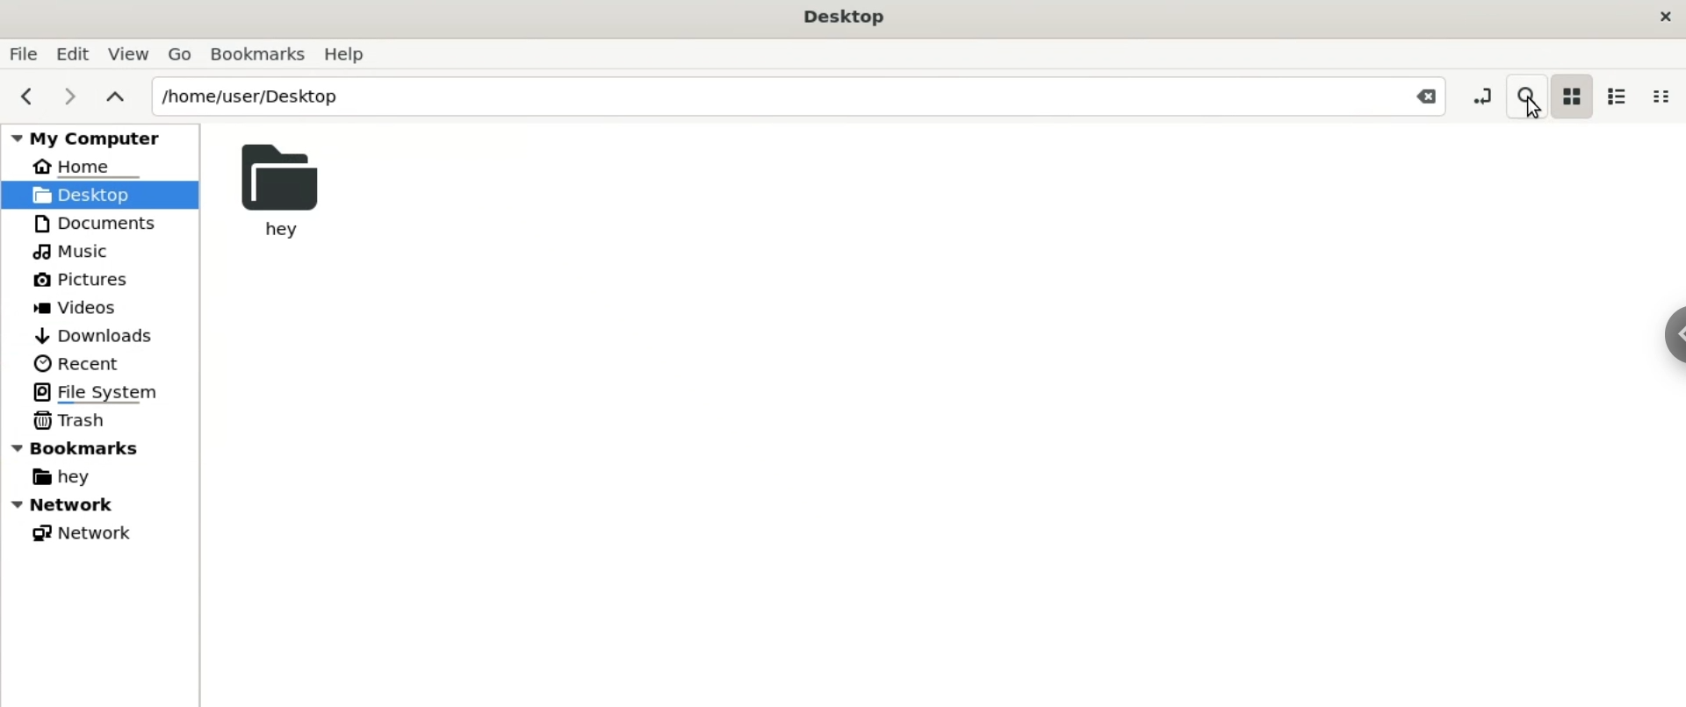 Image resolution: width=1686 pixels, height=707 pixels. I want to click on toggle location entry, so click(1481, 91).